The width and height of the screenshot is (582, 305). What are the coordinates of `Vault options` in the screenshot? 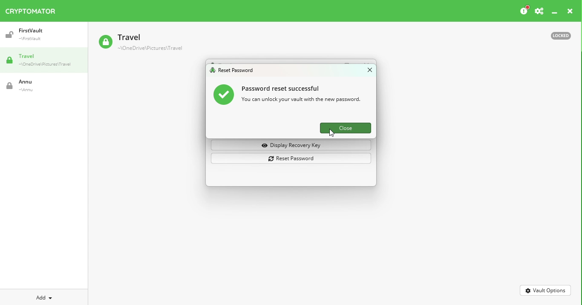 It's located at (546, 290).